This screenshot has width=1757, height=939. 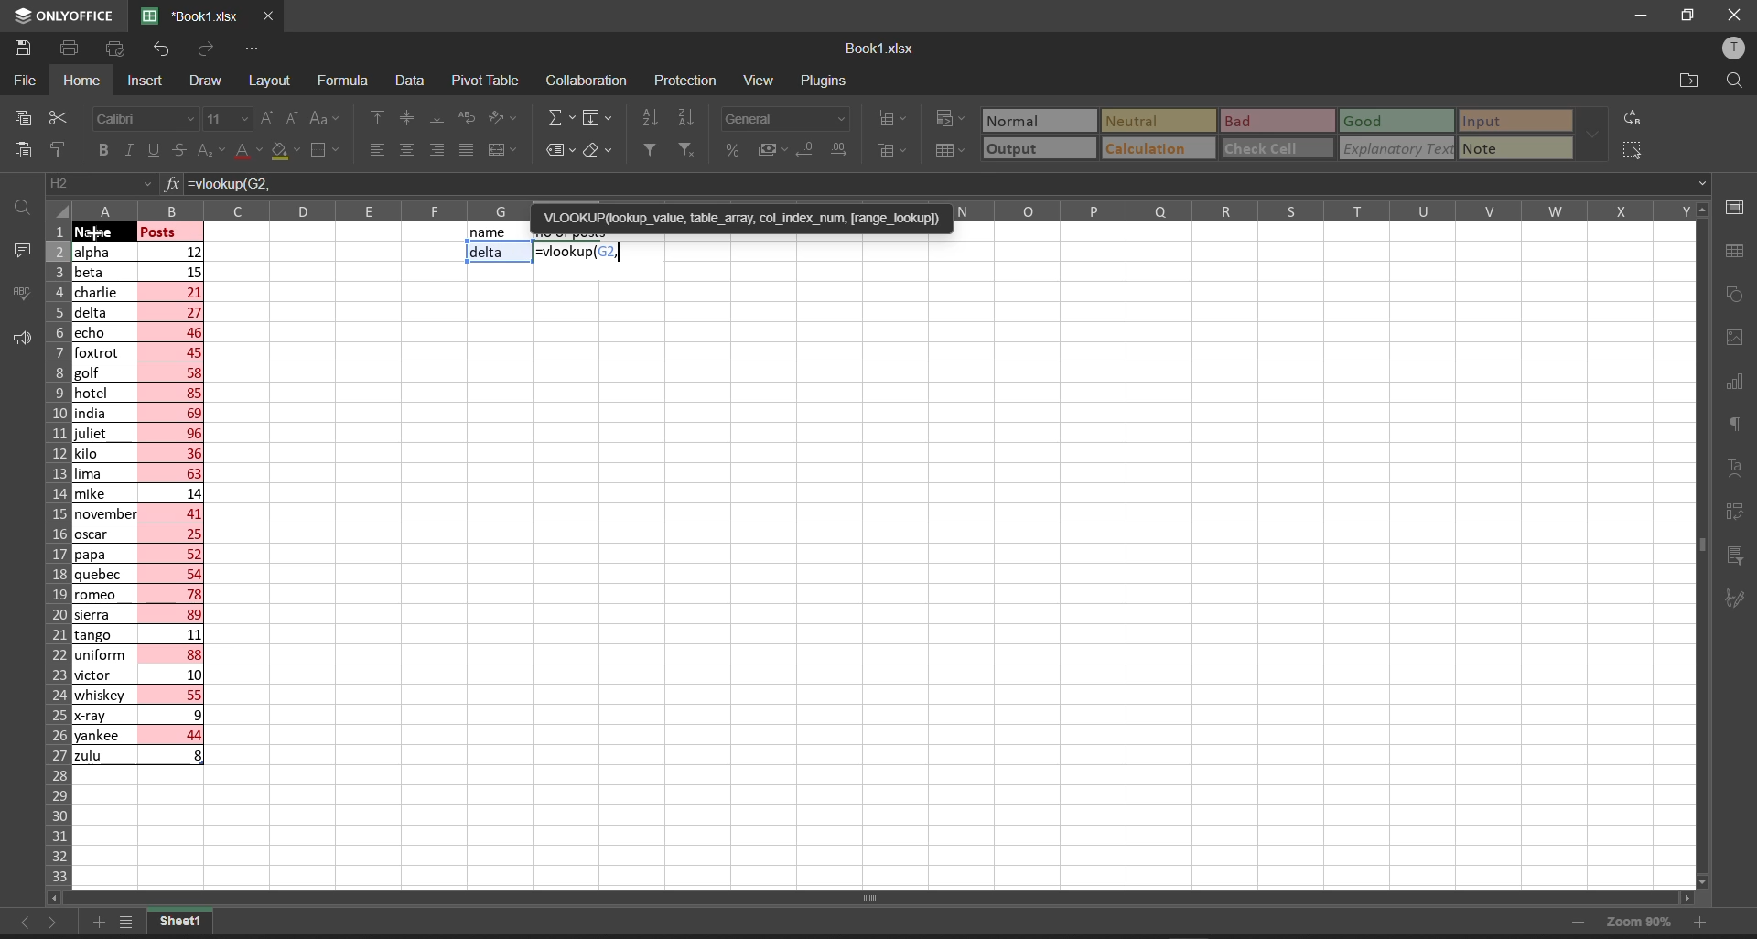 I want to click on clear, so click(x=598, y=151).